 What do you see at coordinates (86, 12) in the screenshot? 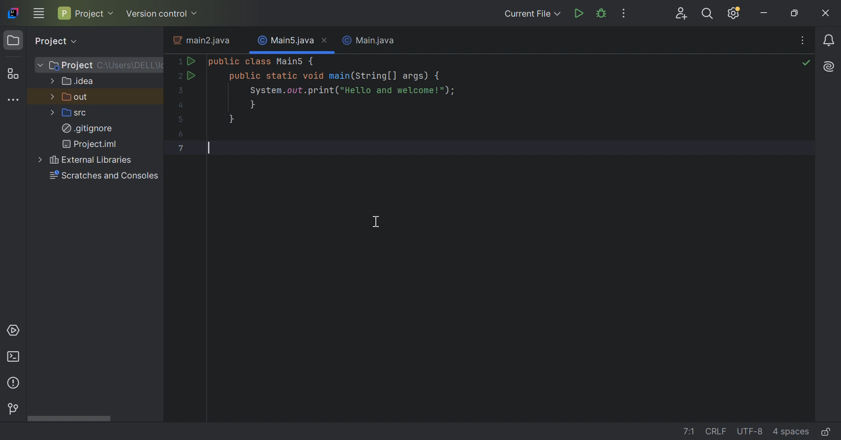
I see `Project` at bounding box center [86, 12].